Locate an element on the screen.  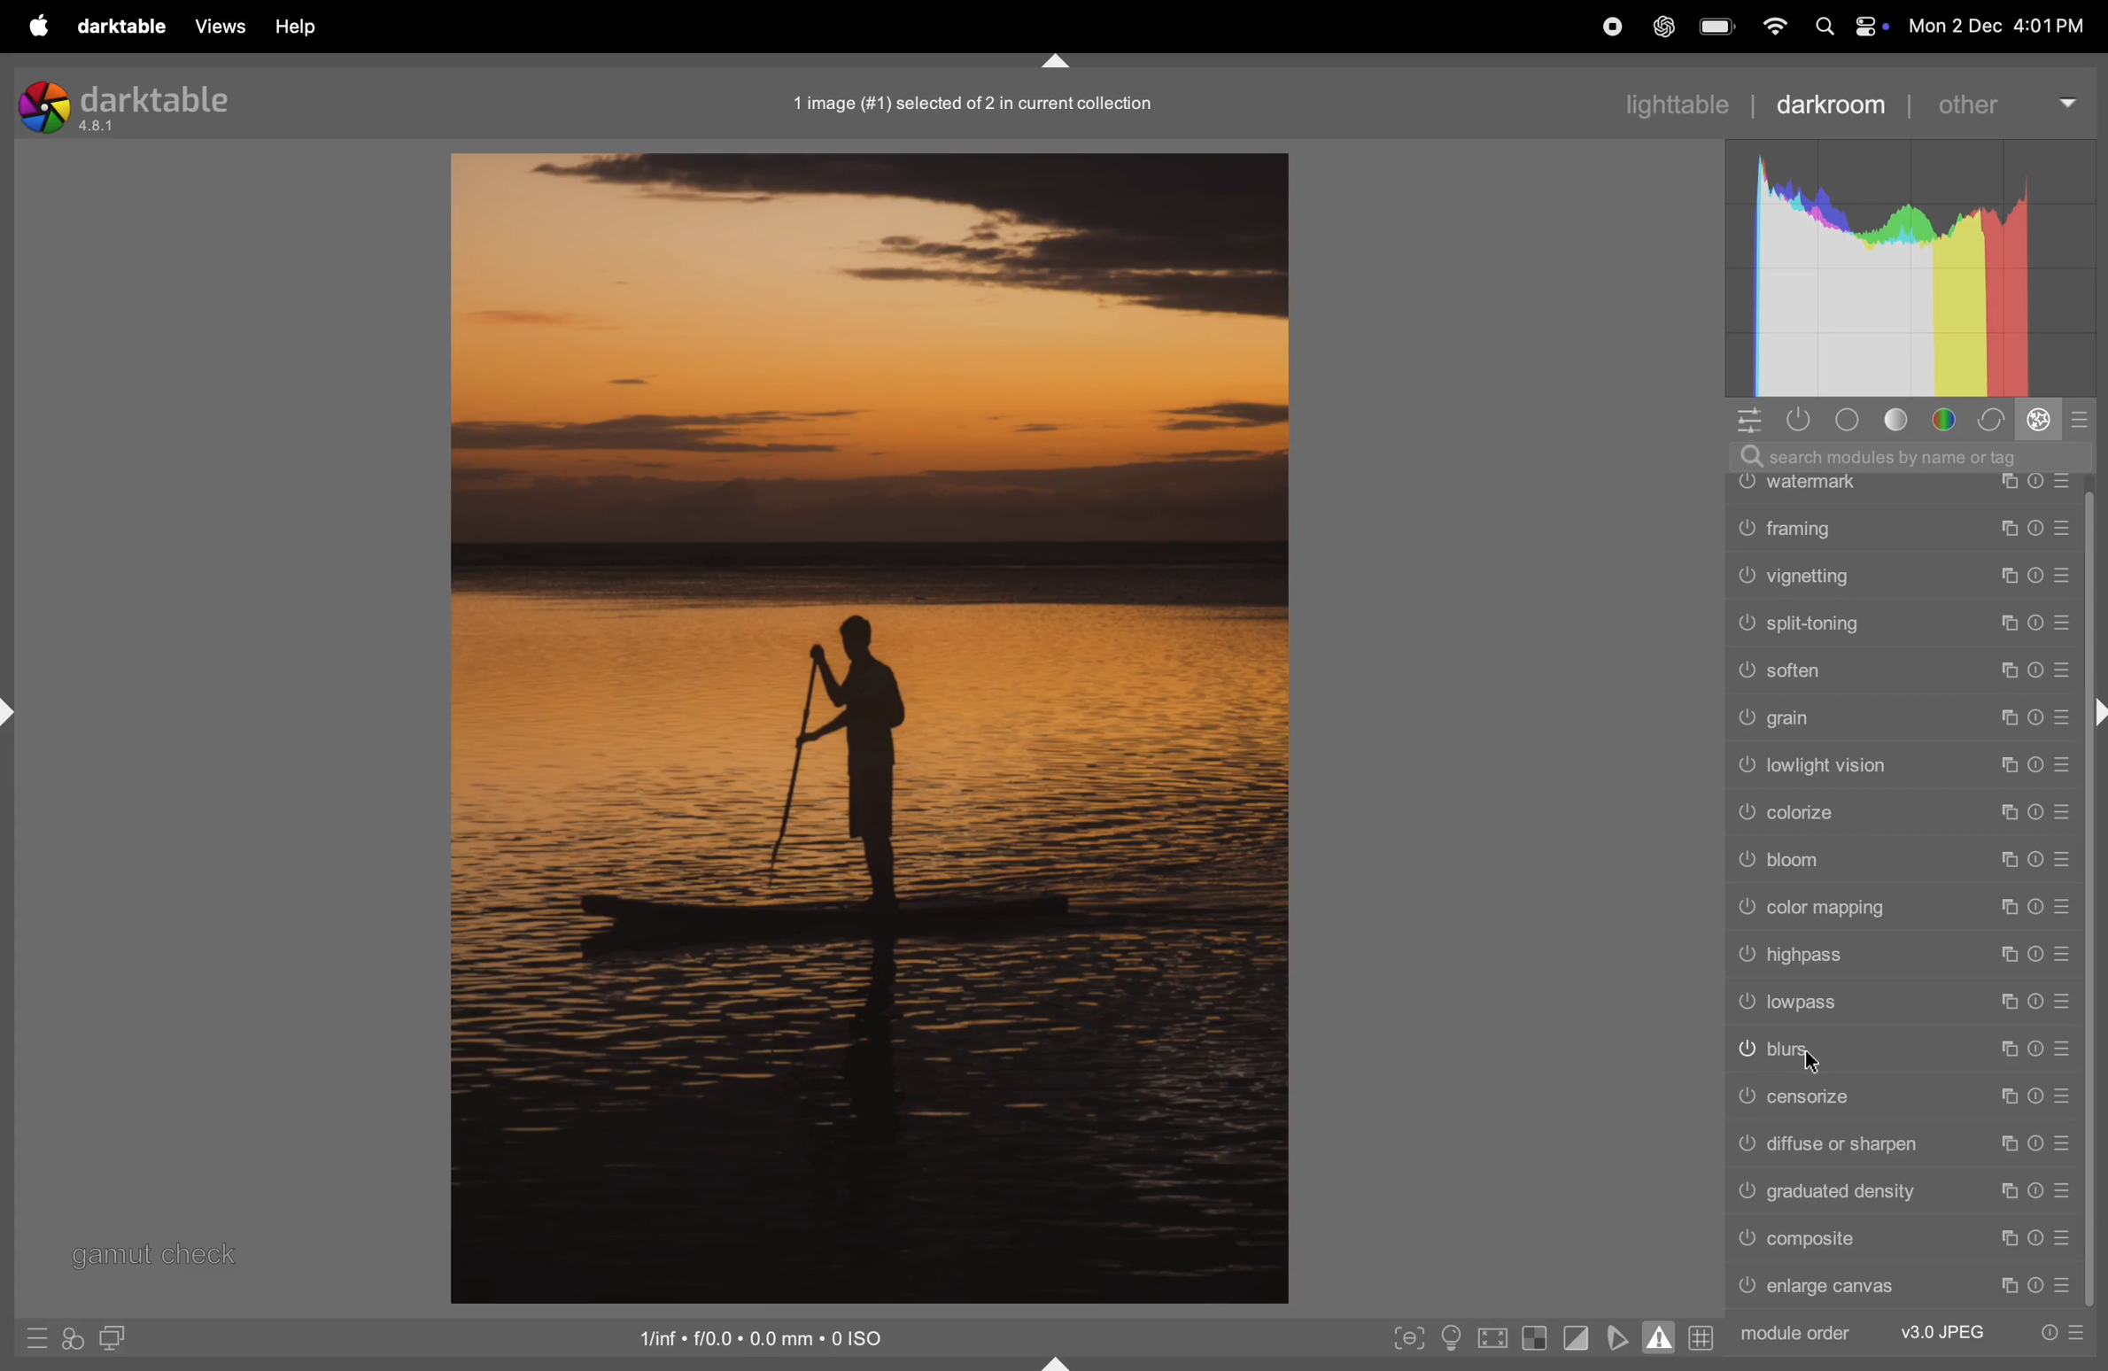
toggle clipping indication is located at coordinates (1575, 1340).